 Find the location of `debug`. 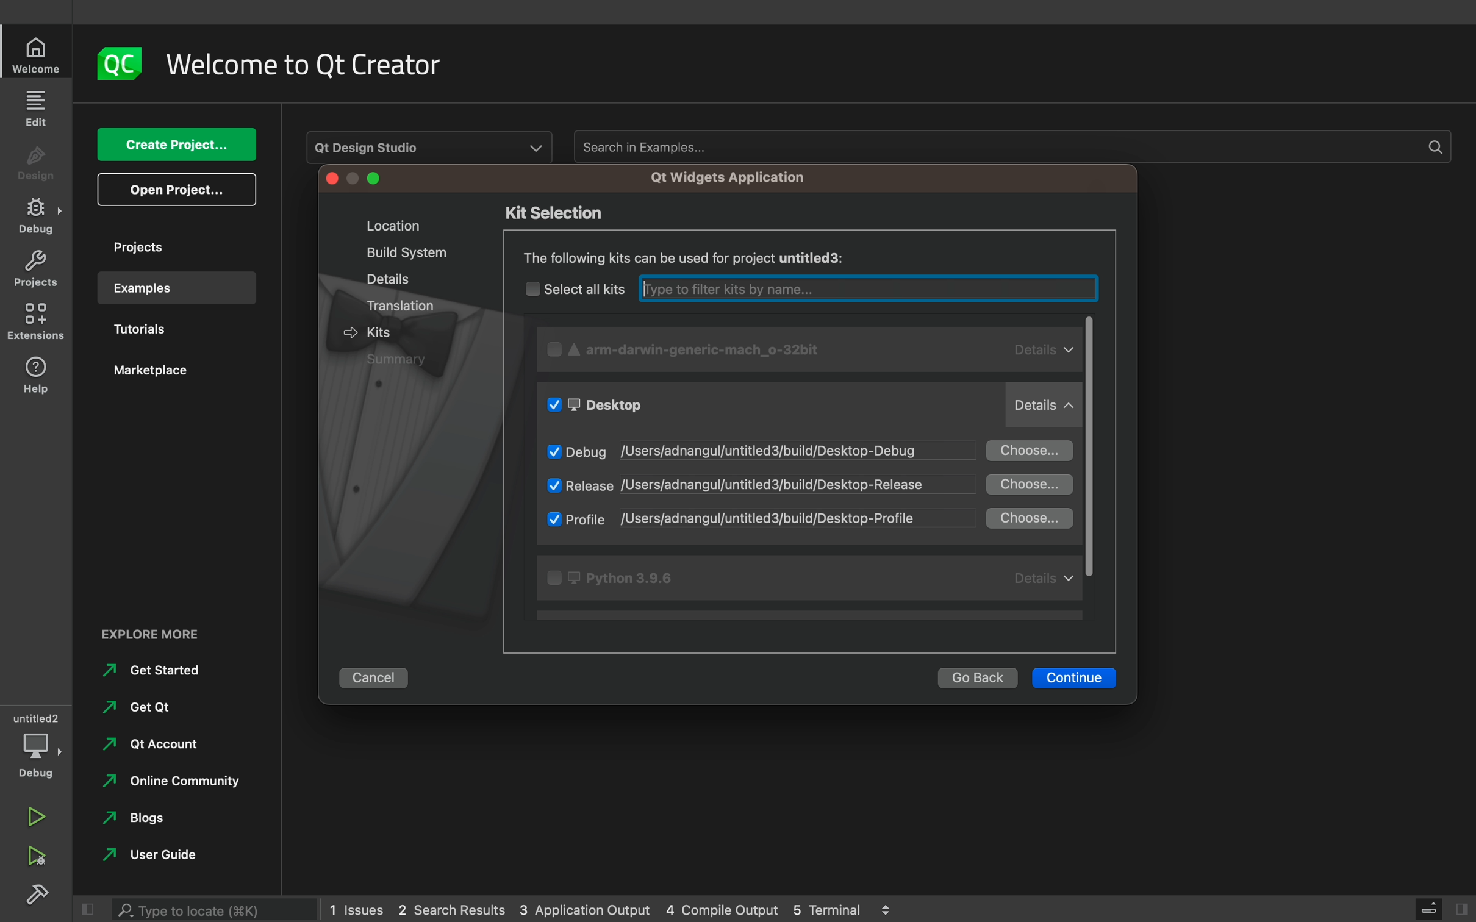

debug is located at coordinates (37, 745).